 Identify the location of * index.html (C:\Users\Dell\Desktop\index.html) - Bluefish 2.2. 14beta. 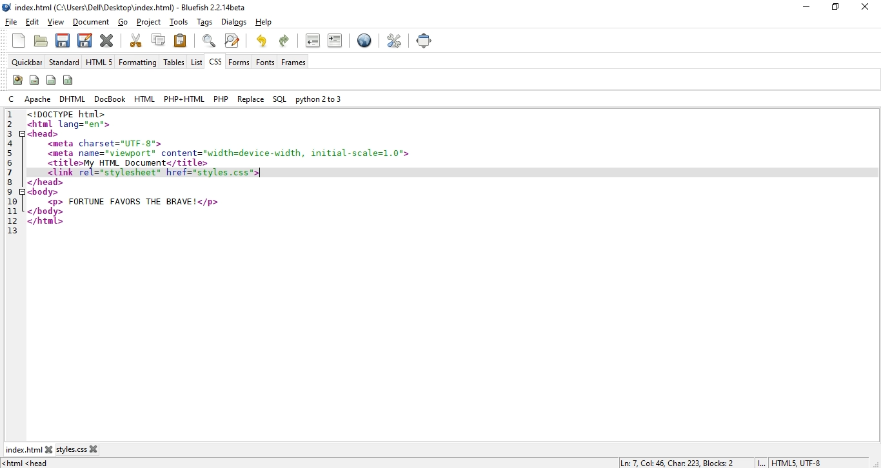
(136, 8).